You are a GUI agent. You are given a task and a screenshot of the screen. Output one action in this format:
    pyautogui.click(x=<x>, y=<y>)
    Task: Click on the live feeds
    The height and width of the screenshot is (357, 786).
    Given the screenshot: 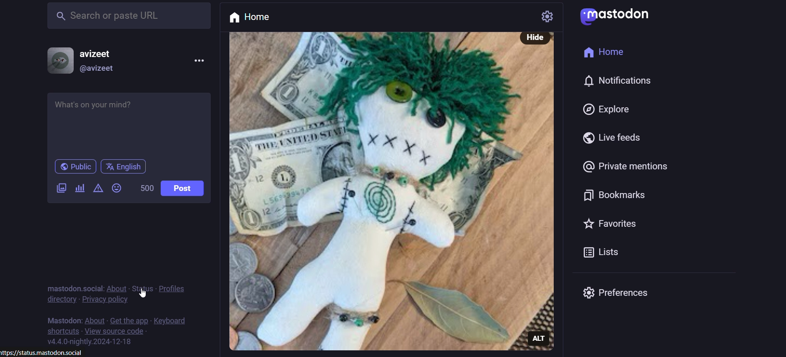 What is the action you would take?
    pyautogui.click(x=611, y=141)
    